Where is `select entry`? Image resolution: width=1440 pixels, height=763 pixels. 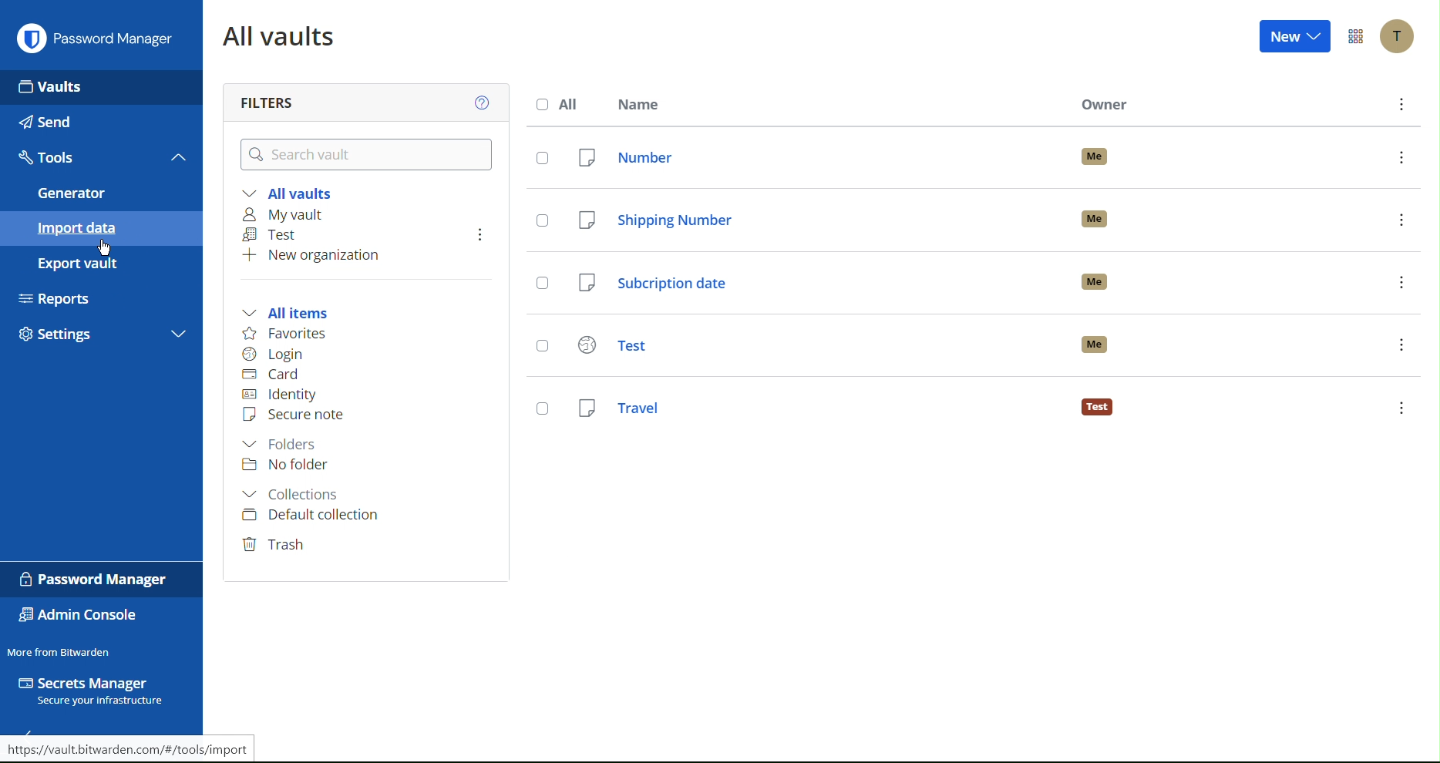 select entry is located at coordinates (540, 405).